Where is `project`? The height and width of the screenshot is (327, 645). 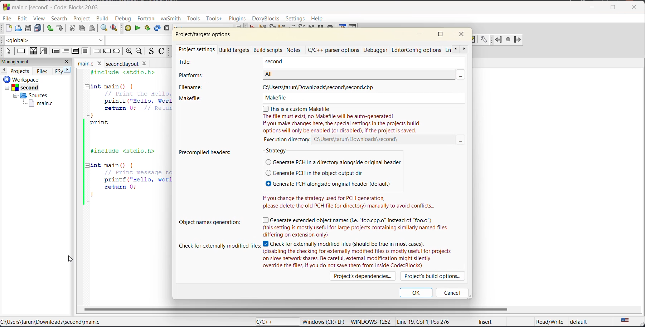
project is located at coordinates (79, 18).